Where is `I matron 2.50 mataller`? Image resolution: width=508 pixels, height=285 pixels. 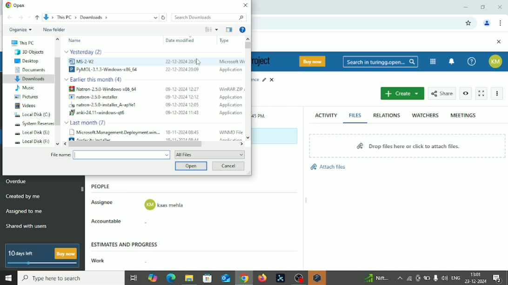
I matron 2.50 mataller is located at coordinates (97, 97).